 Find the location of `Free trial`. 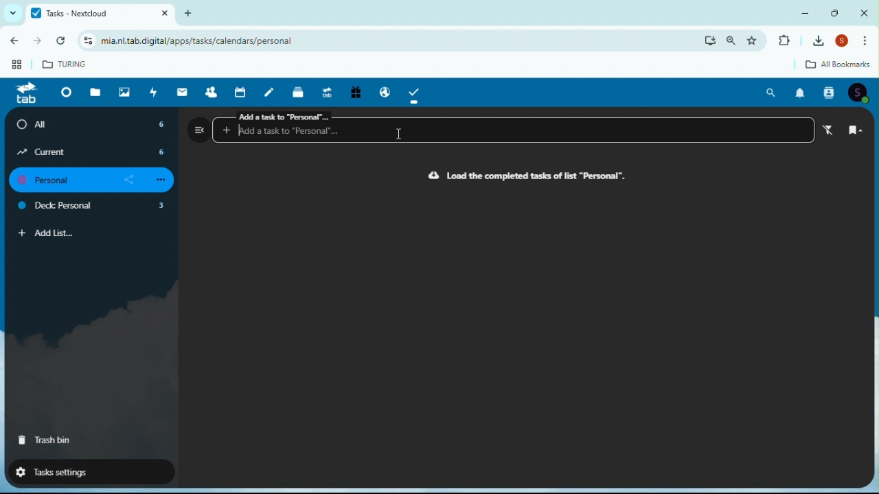

Free trial is located at coordinates (354, 93).